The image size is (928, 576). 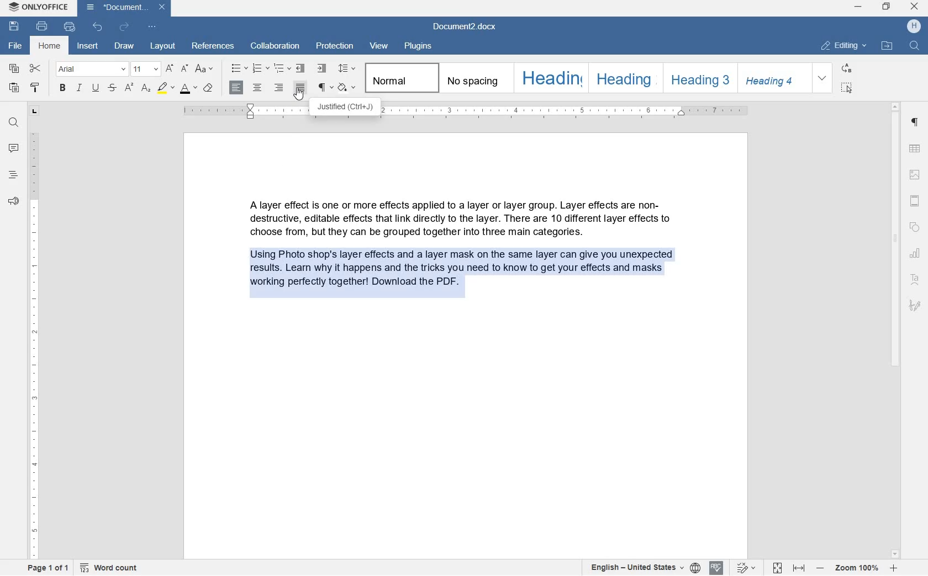 What do you see at coordinates (258, 88) in the screenshot?
I see `CENTER ALIGNMENT` at bounding box center [258, 88].